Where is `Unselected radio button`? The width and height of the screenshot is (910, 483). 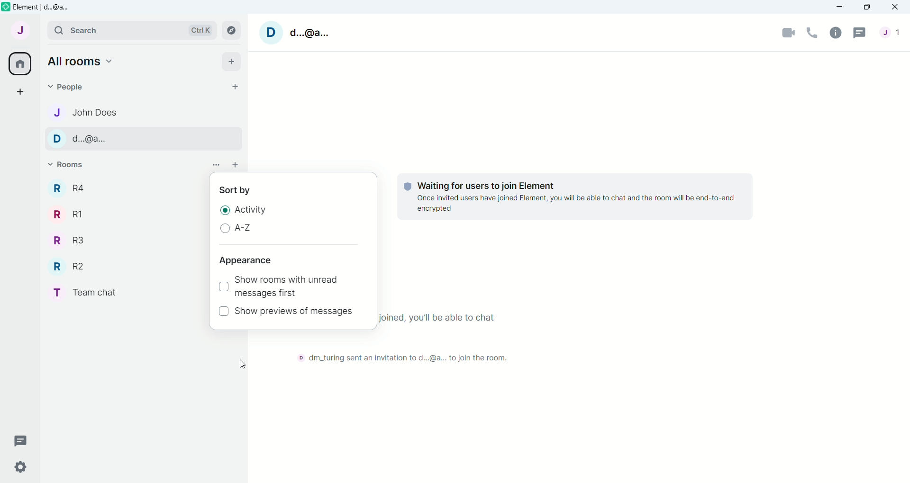
Unselected radio button is located at coordinates (225, 227).